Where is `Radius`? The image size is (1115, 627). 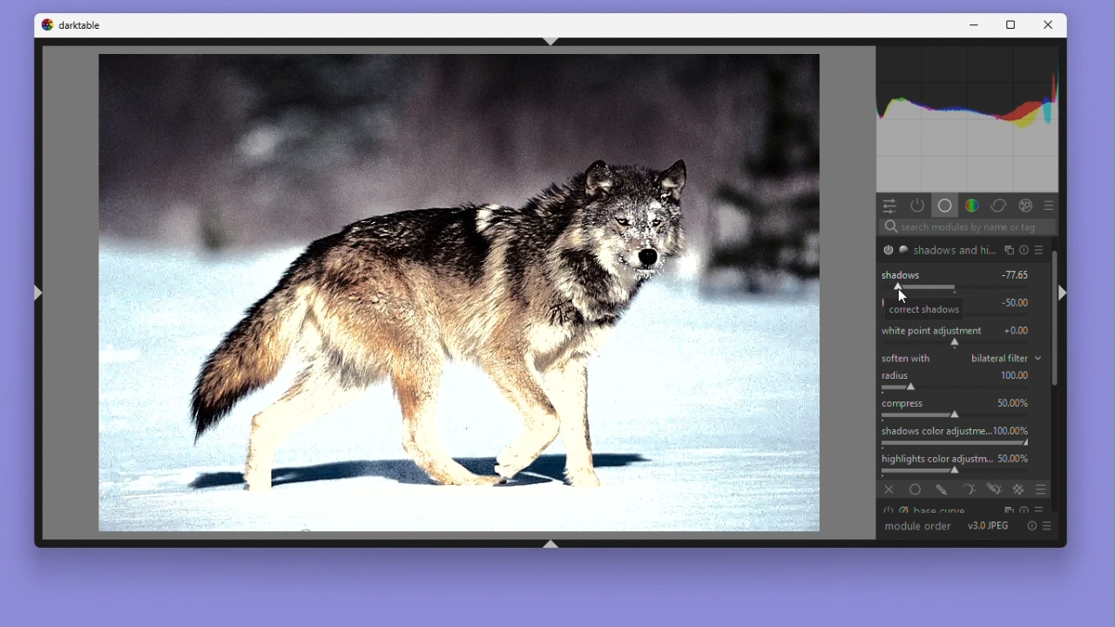
Radius is located at coordinates (896, 375).